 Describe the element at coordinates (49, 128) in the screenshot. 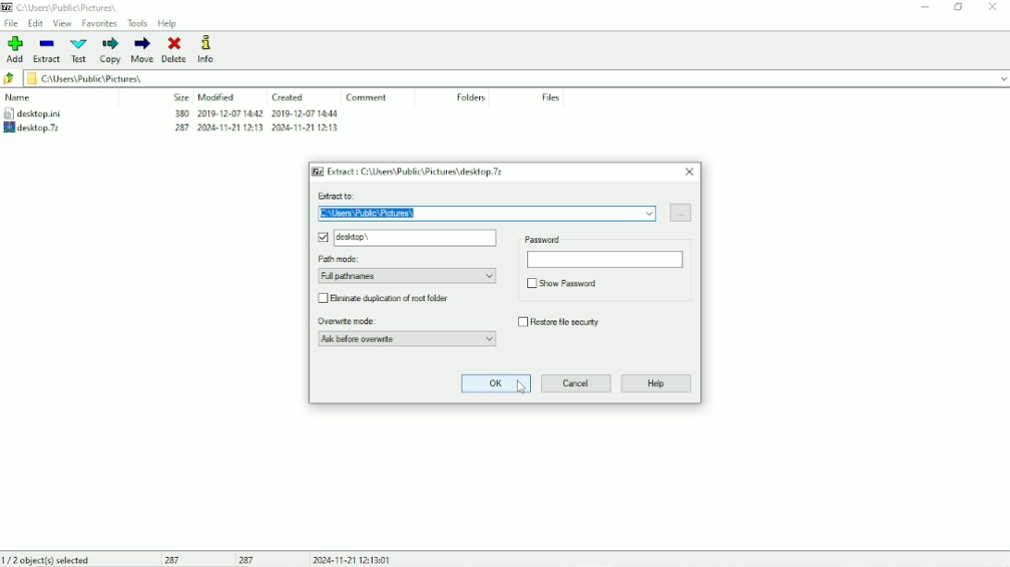

I see `desktop.7z` at that location.